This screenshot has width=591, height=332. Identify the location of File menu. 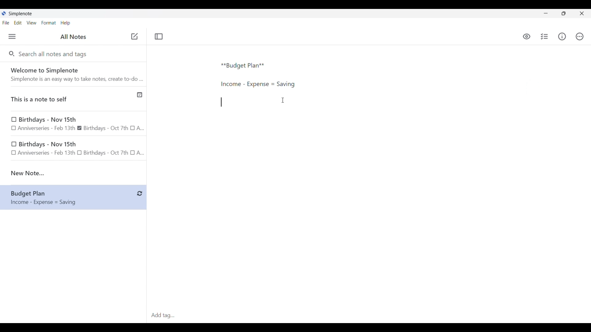
(6, 22).